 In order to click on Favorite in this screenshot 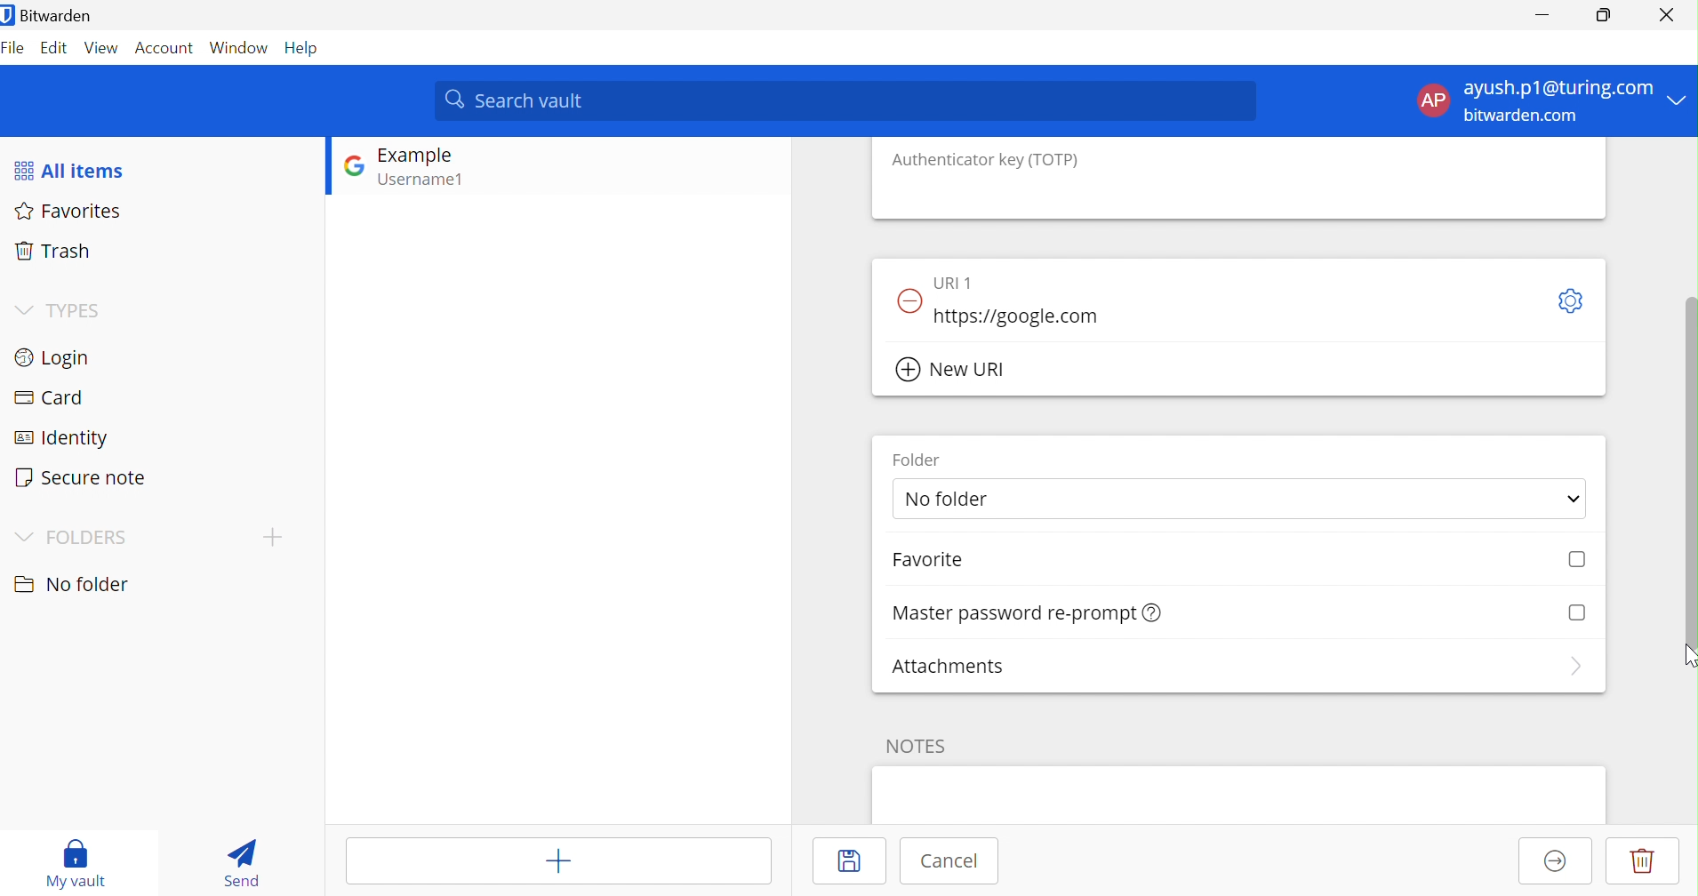, I will do `click(927, 559)`.